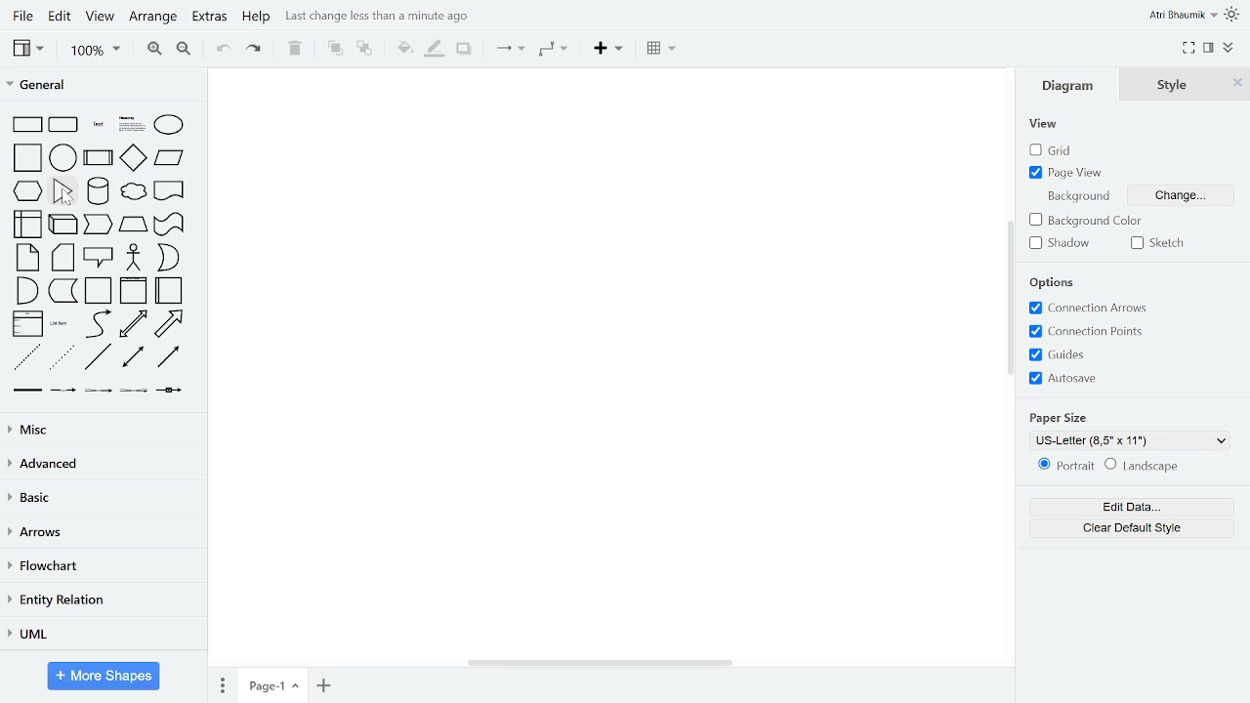 The height and width of the screenshot is (703, 1250). Describe the element at coordinates (1229, 49) in the screenshot. I see `collapse` at that location.